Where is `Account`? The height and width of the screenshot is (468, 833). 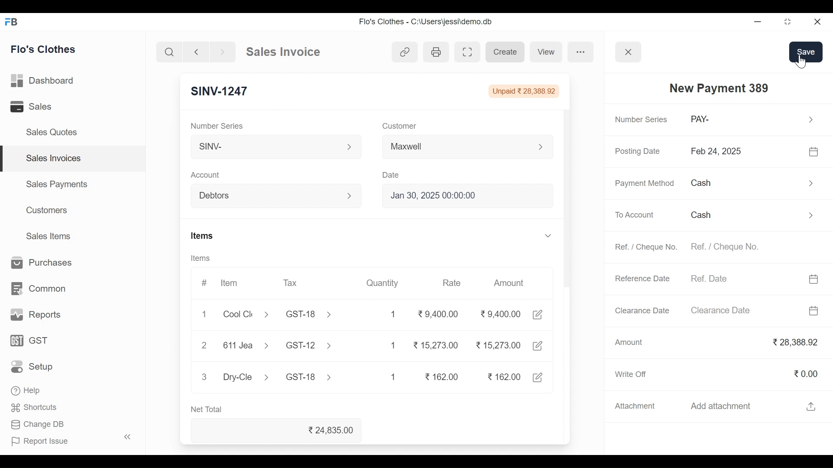 Account is located at coordinates (207, 174).